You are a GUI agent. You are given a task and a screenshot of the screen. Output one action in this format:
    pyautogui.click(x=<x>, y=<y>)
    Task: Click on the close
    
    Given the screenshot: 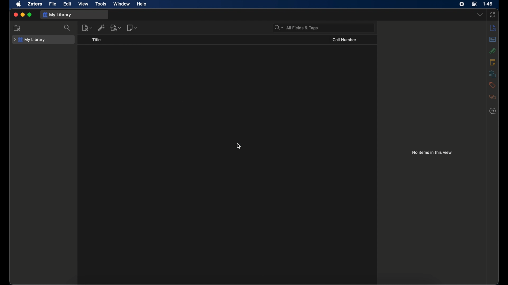 What is the action you would take?
    pyautogui.click(x=15, y=15)
    